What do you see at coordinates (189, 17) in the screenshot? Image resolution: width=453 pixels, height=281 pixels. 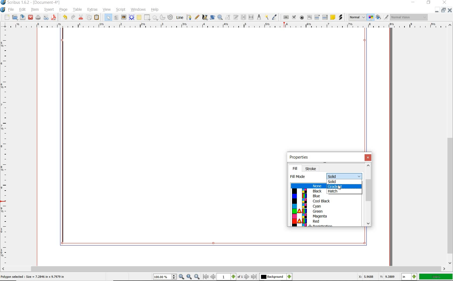 I see `Bezier curve` at bounding box center [189, 17].